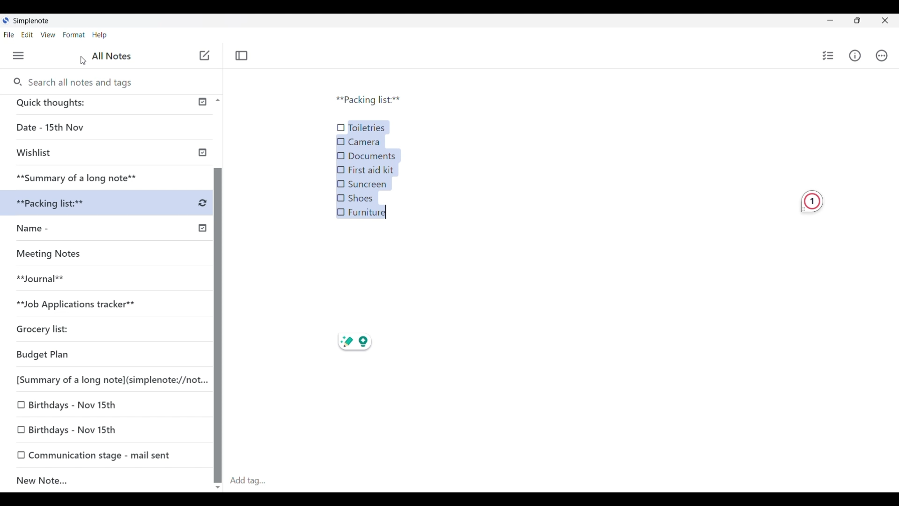  I want to click on Help, so click(107, 36).